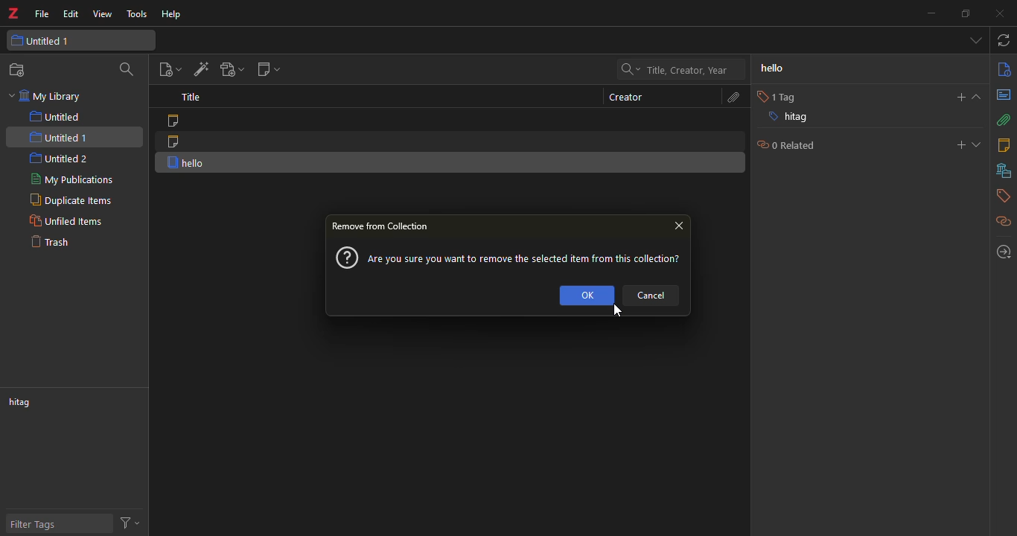  I want to click on note, so click(175, 141).